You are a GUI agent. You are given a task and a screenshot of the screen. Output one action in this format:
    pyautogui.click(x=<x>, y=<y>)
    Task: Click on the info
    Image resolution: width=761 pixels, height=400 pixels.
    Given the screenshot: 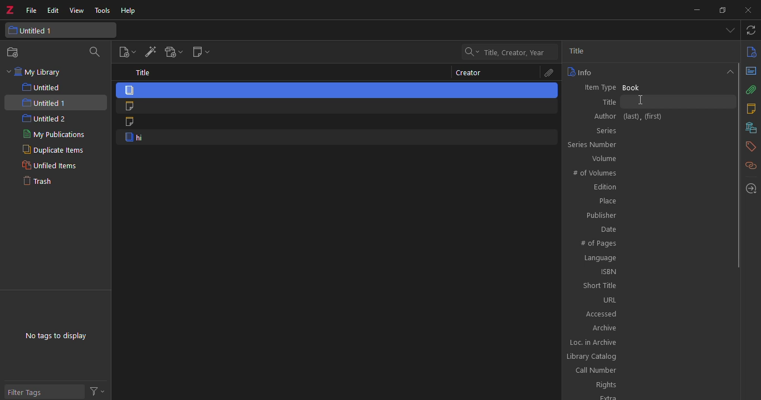 What is the action you would take?
    pyautogui.click(x=750, y=52)
    